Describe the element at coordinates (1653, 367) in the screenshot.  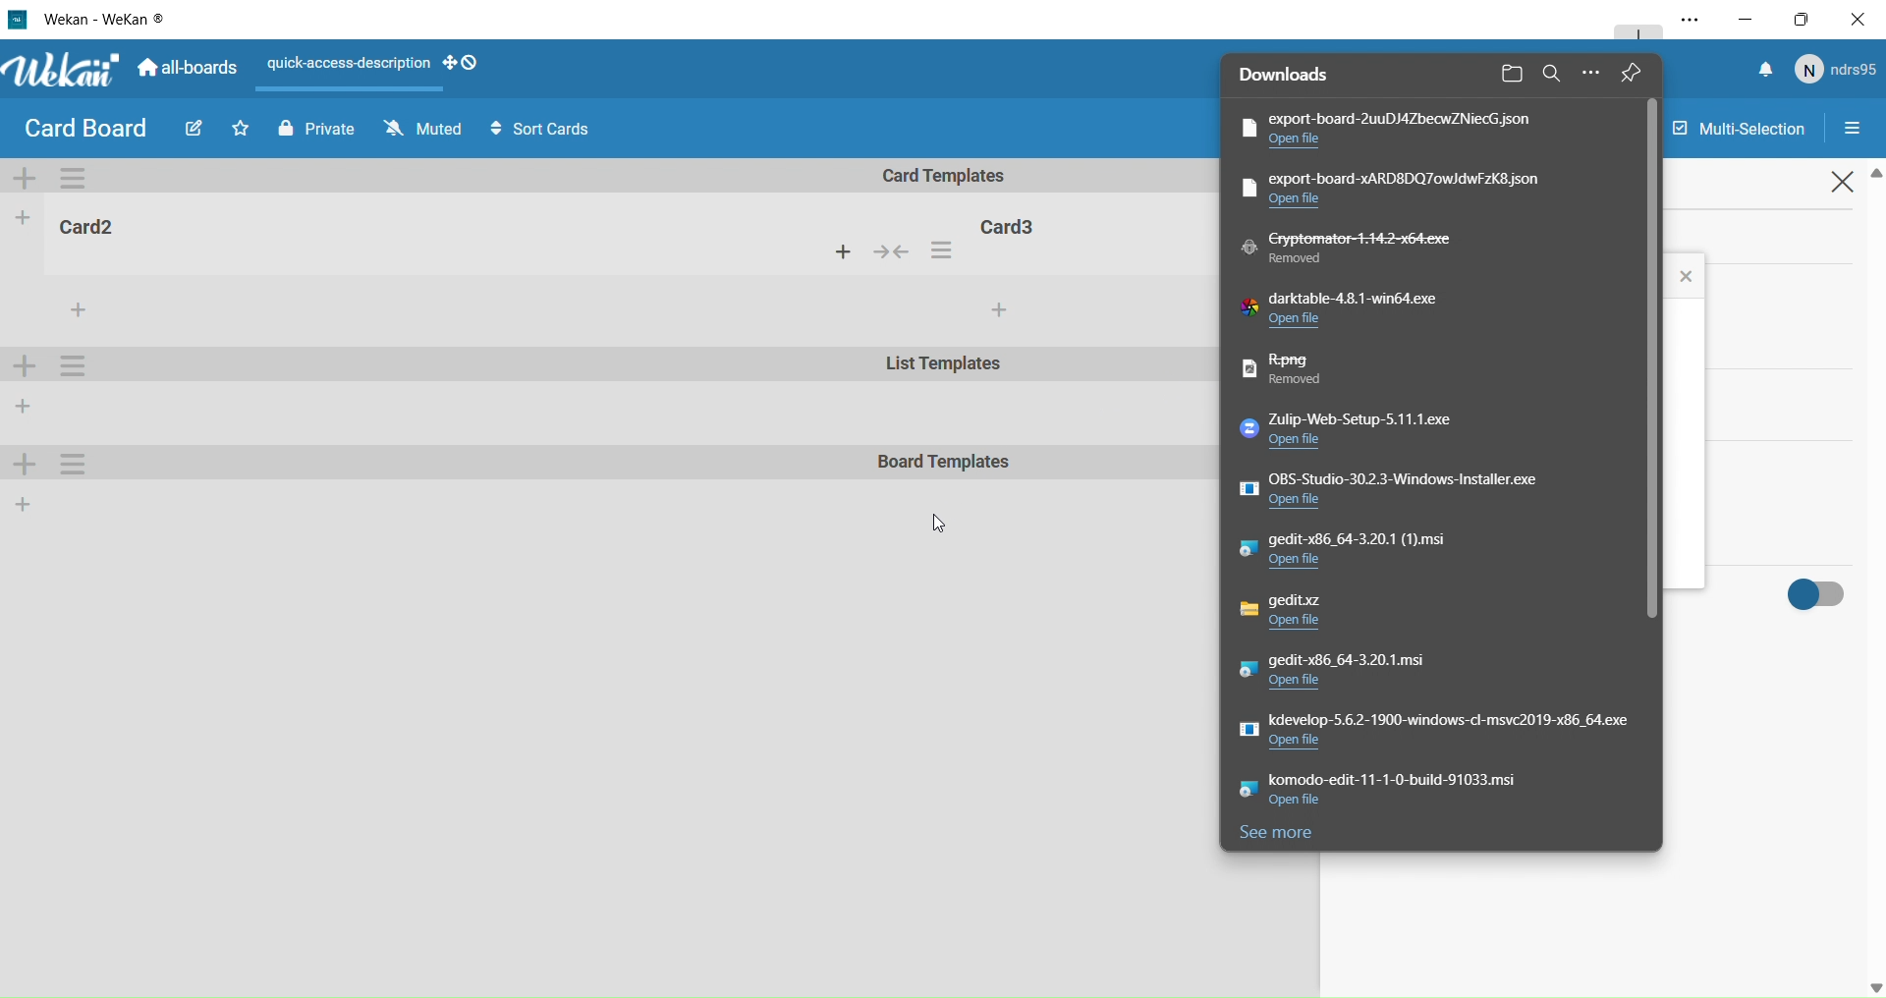
I see `vertical scroll bar` at that location.